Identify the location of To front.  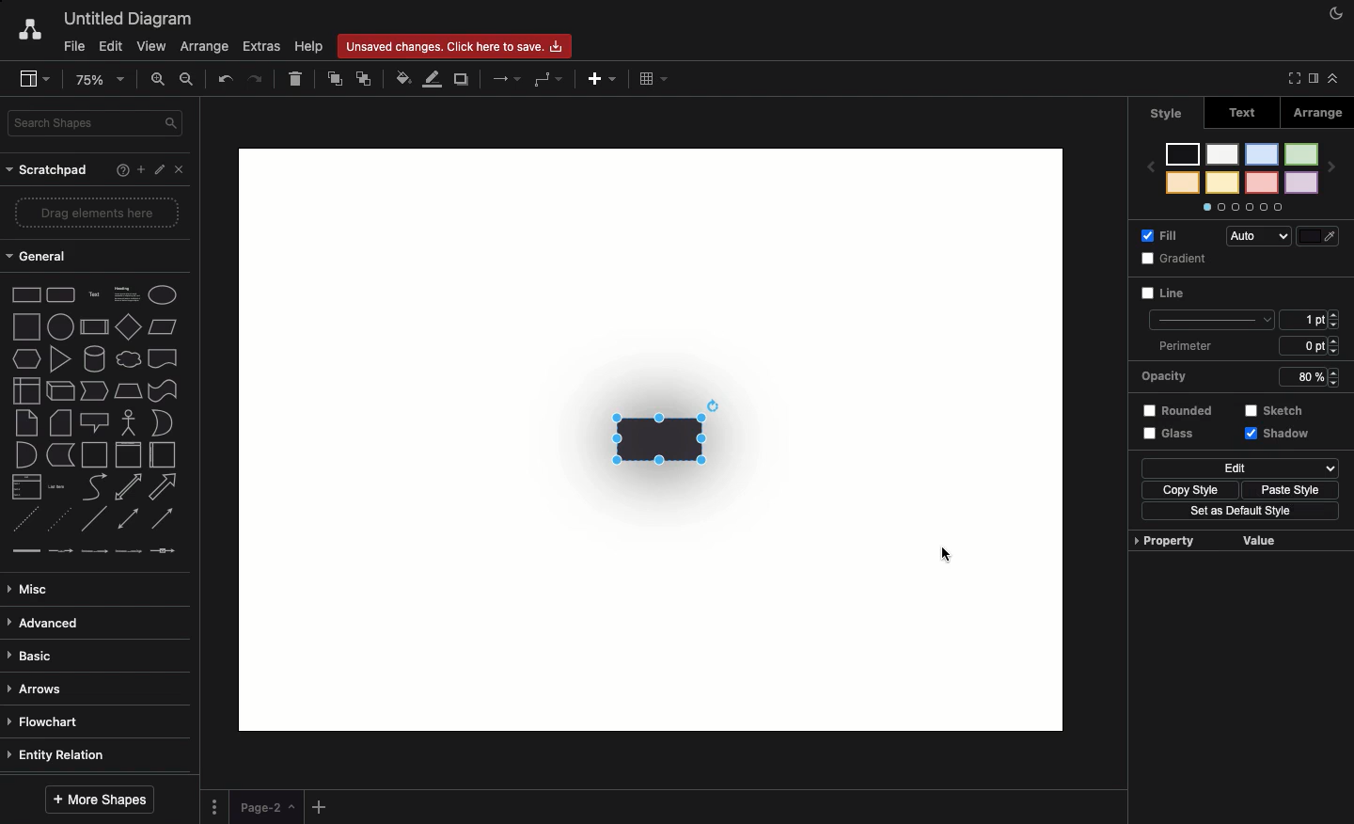
(335, 78).